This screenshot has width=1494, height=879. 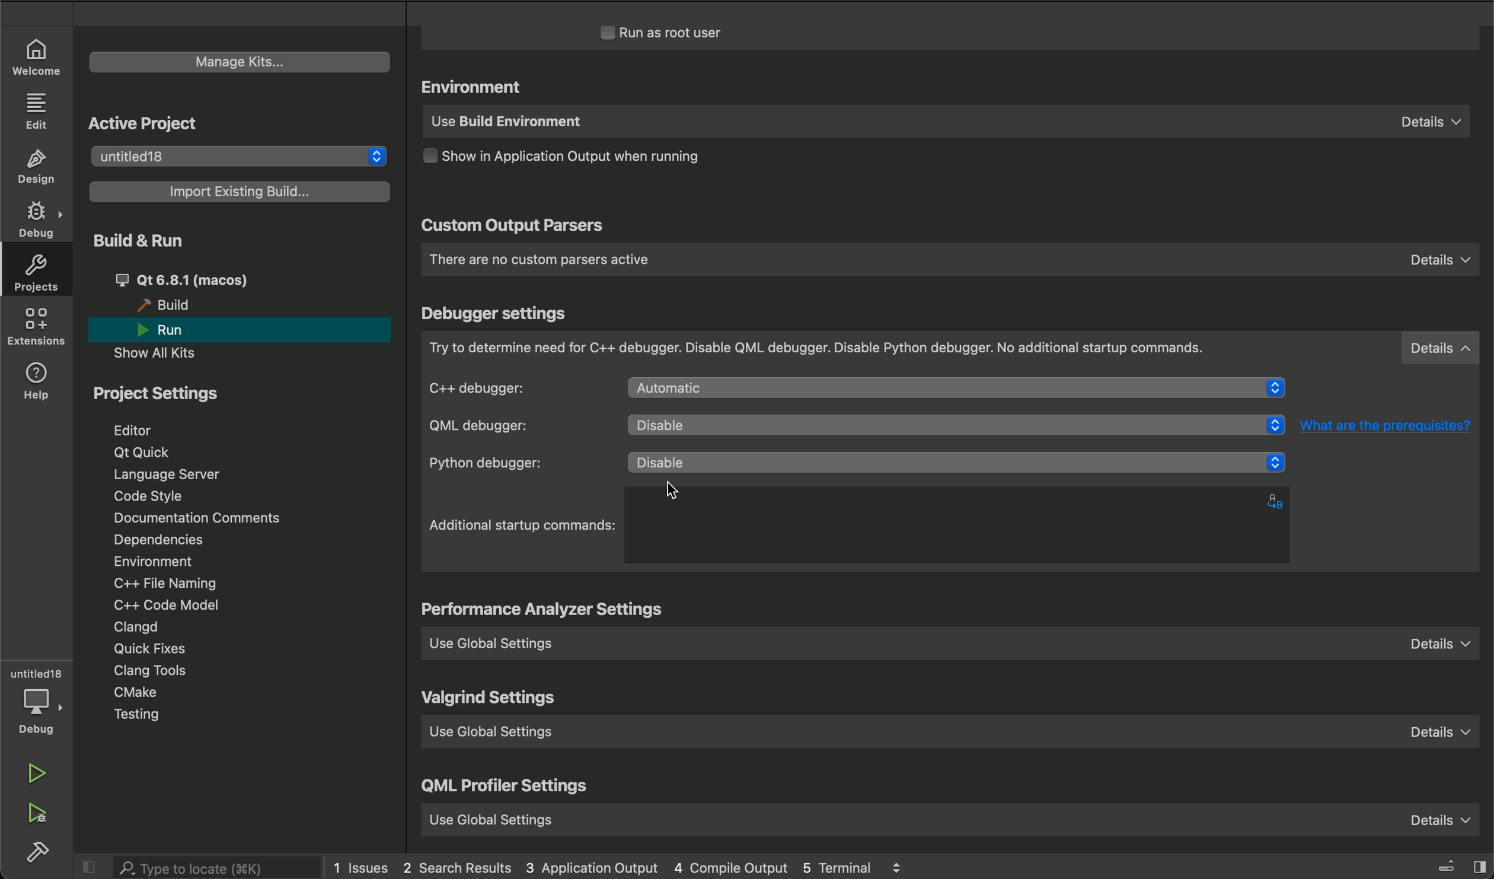 I want to click on qt , so click(x=146, y=451).